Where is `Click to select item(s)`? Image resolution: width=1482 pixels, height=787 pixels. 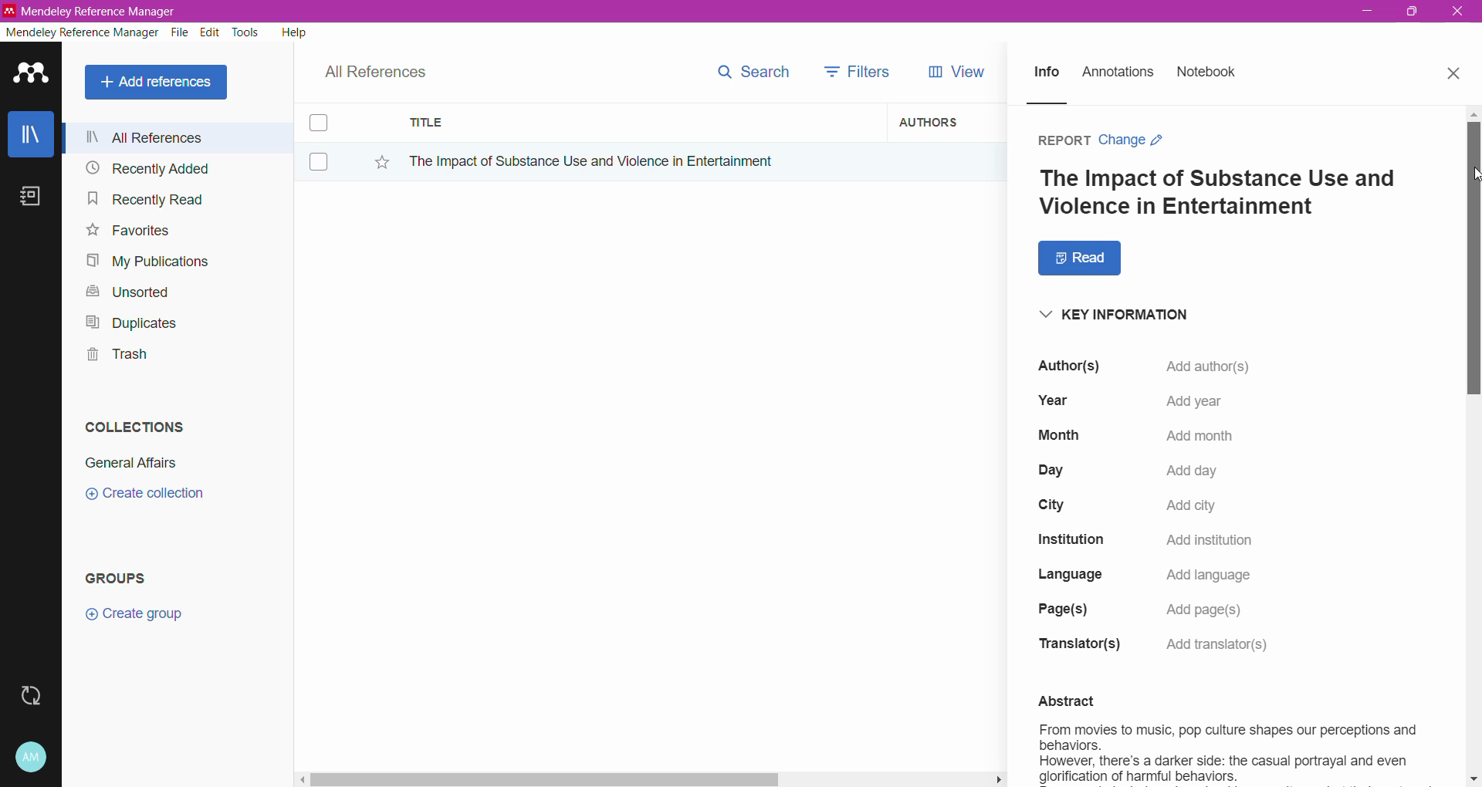 Click to select item(s) is located at coordinates (327, 141).